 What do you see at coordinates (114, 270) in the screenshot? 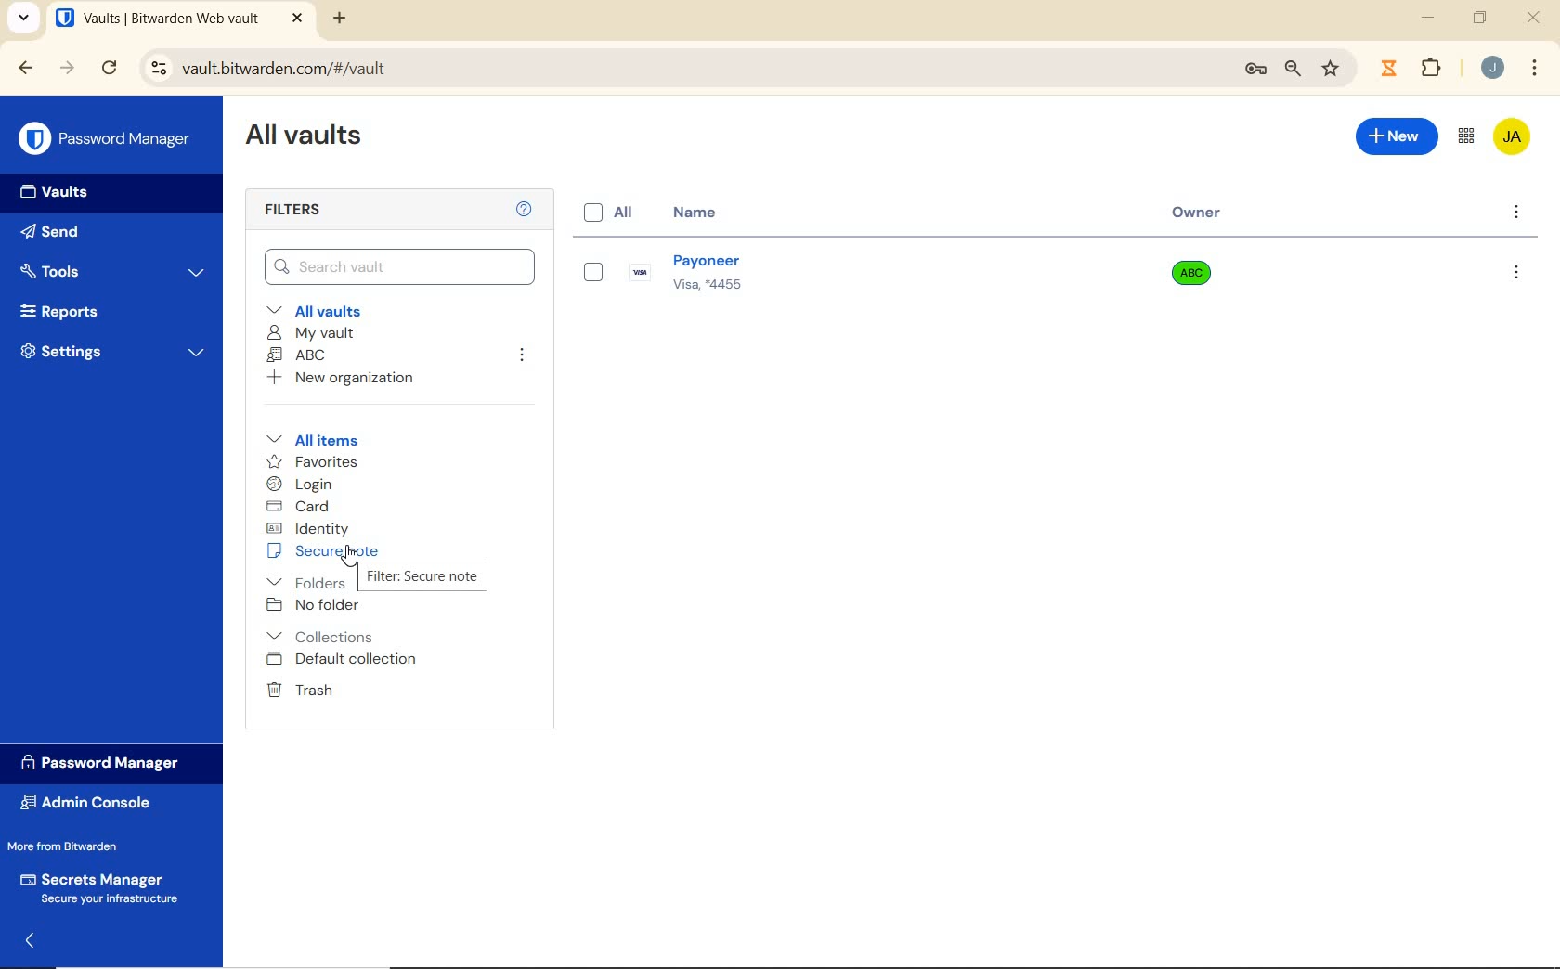
I see `Tools` at bounding box center [114, 270].